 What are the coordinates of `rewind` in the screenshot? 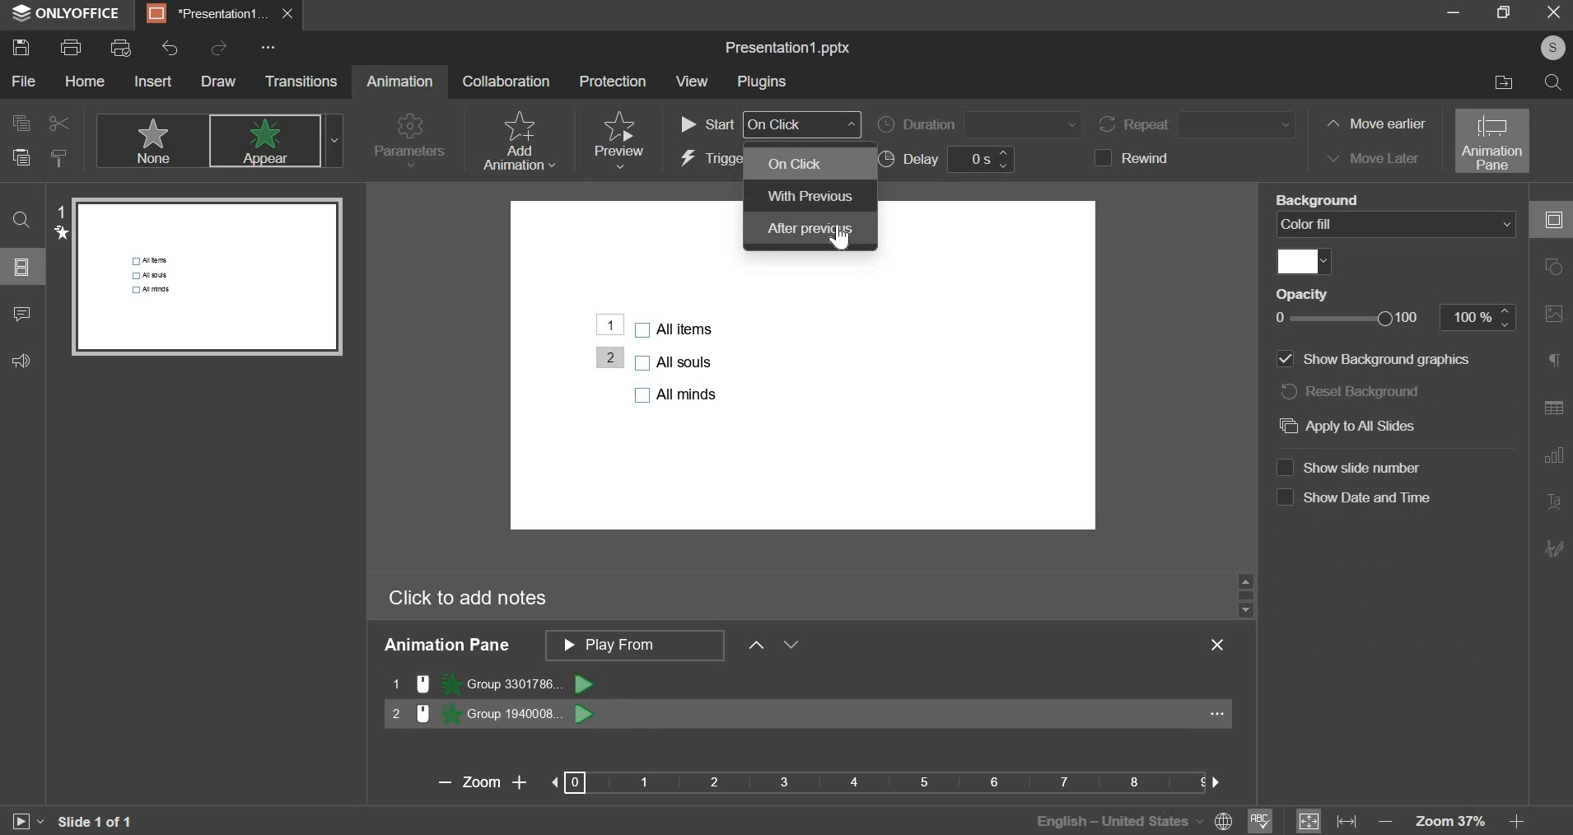 It's located at (1139, 157).